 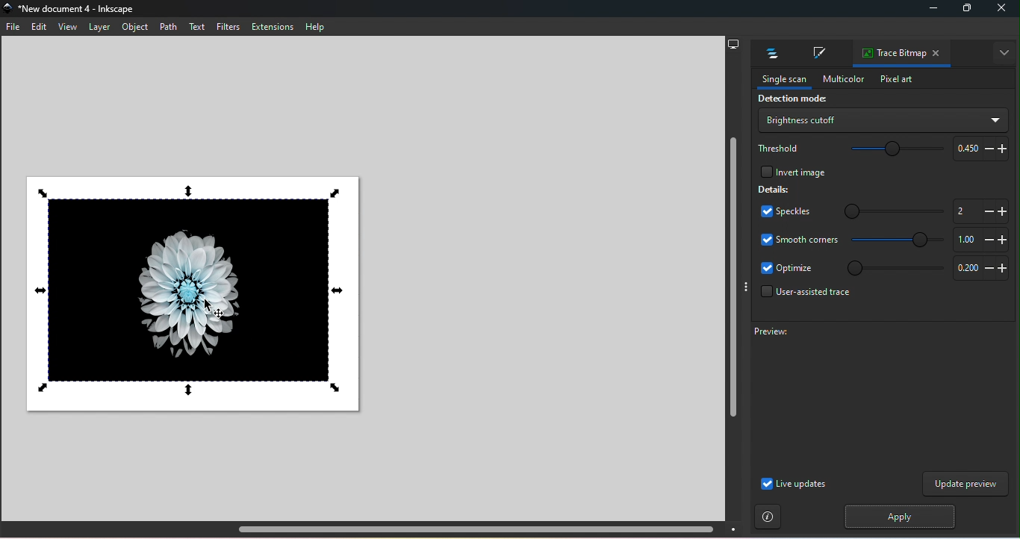 I want to click on Extensions, so click(x=274, y=27).